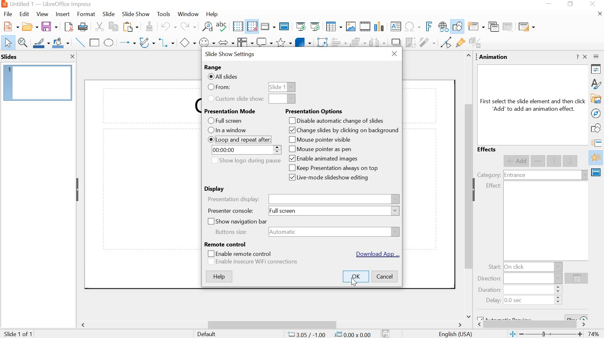 This screenshot has width=604, height=338. I want to click on connector, so click(167, 43).